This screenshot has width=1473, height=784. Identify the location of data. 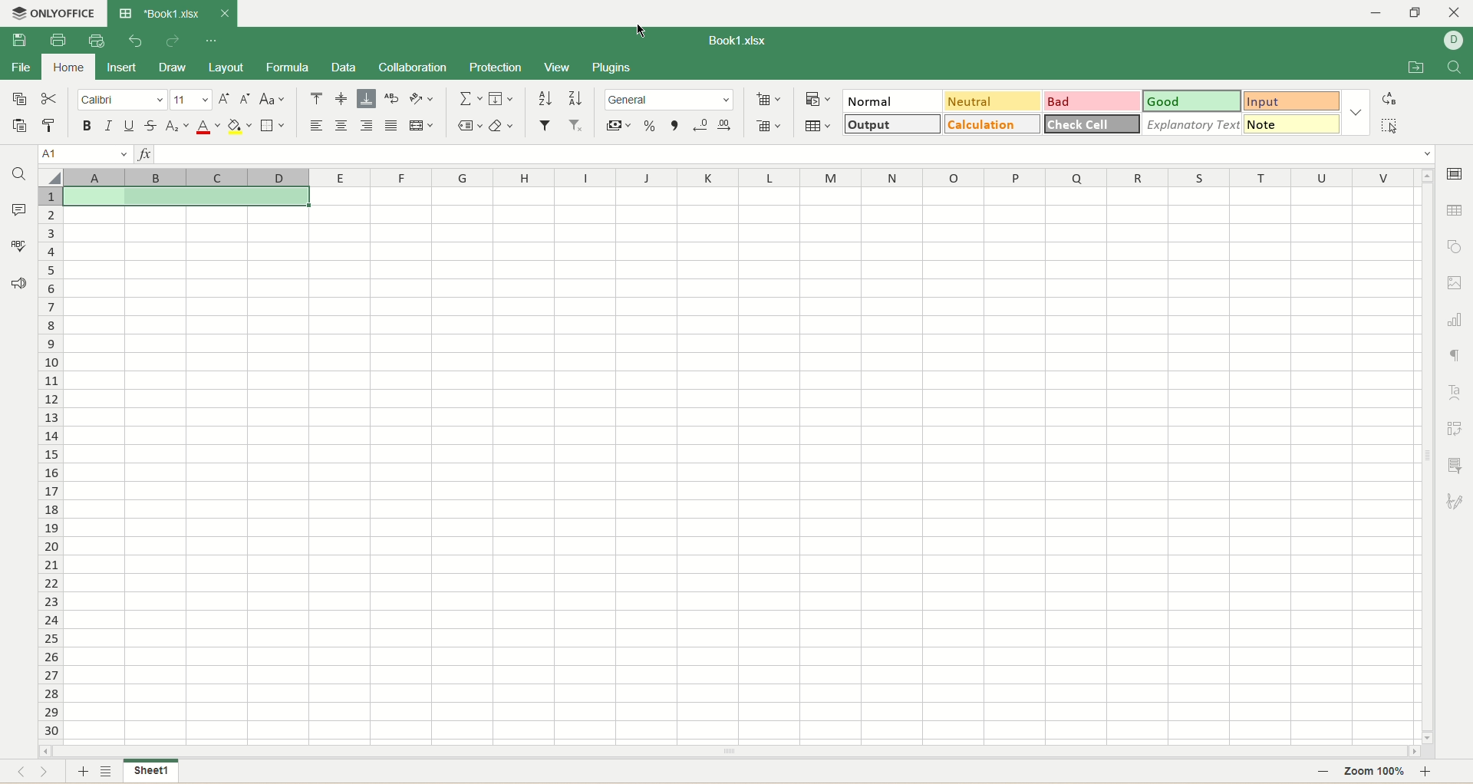
(342, 69).